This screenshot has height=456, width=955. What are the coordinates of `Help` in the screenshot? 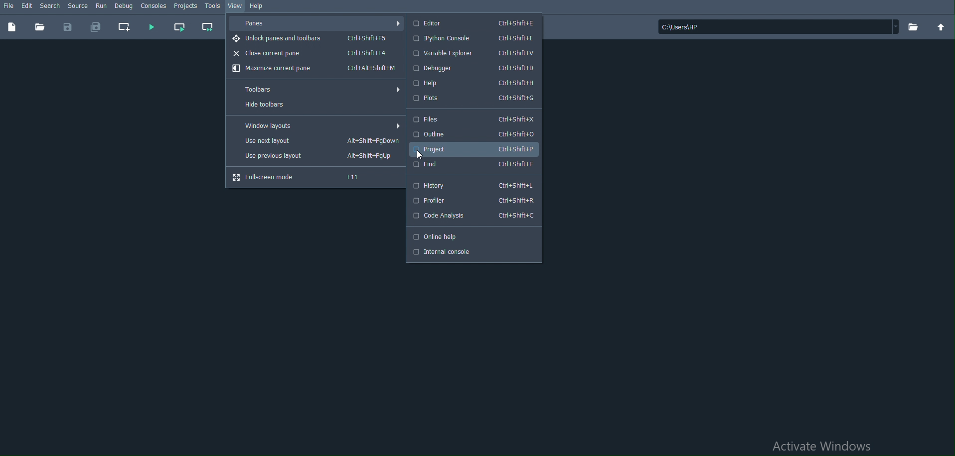 It's located at (473, 83).